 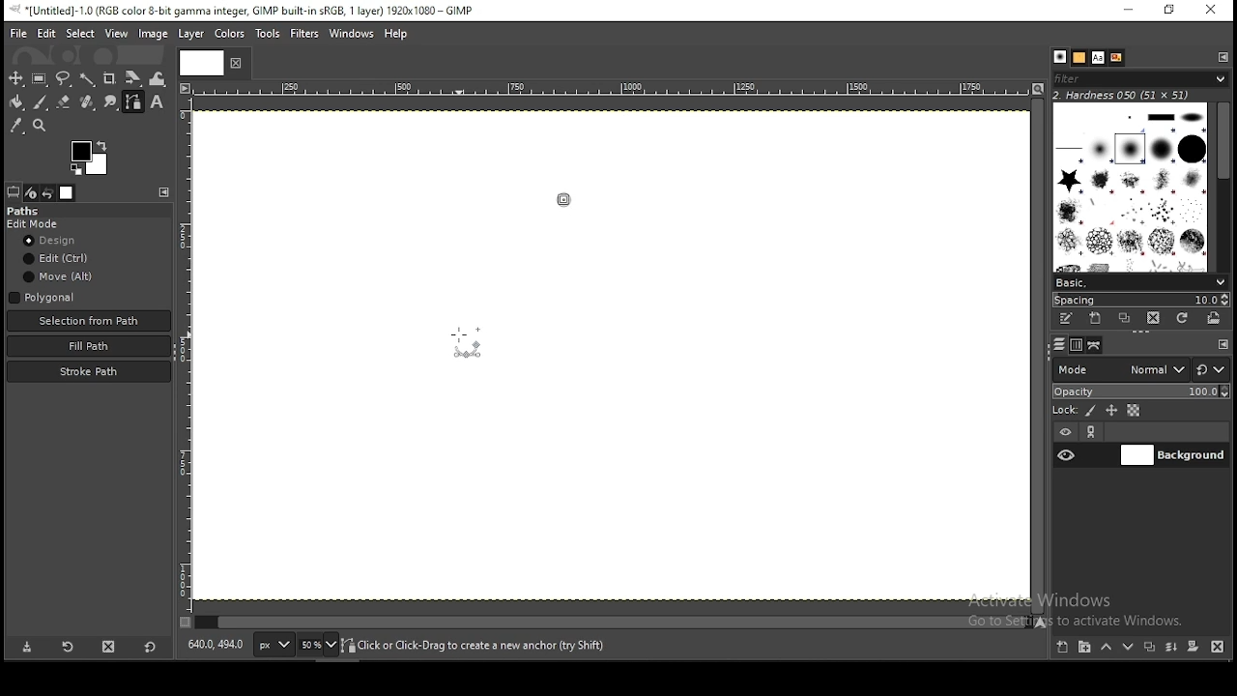 What do you see at coordinates (1108, 649) in the screenshot?
I see `move layer one step up` at bounding box center [1108, 649].